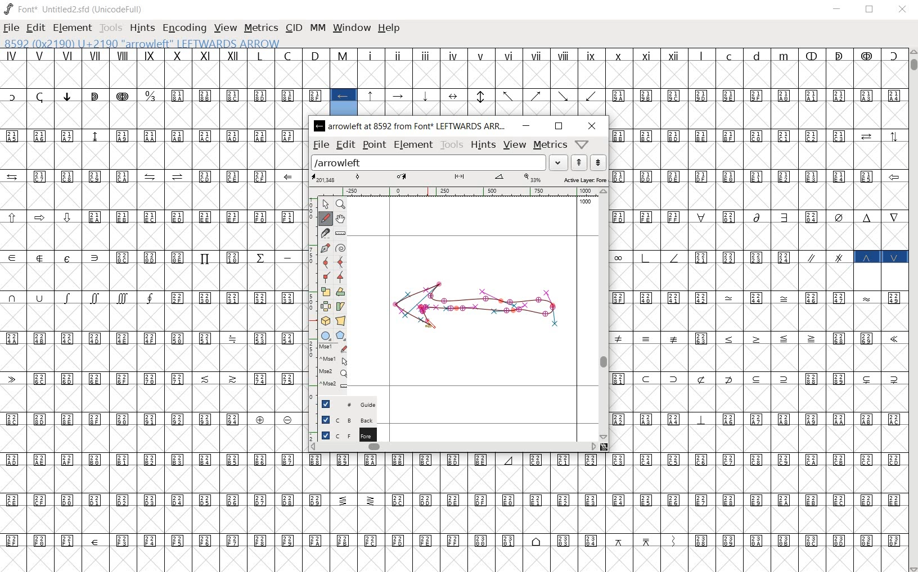 This screenshot has width=918, height=572. What do you see at coordinates (838, 9) in the screenshot?
I see `minimize` at bounding box center [838, 9].